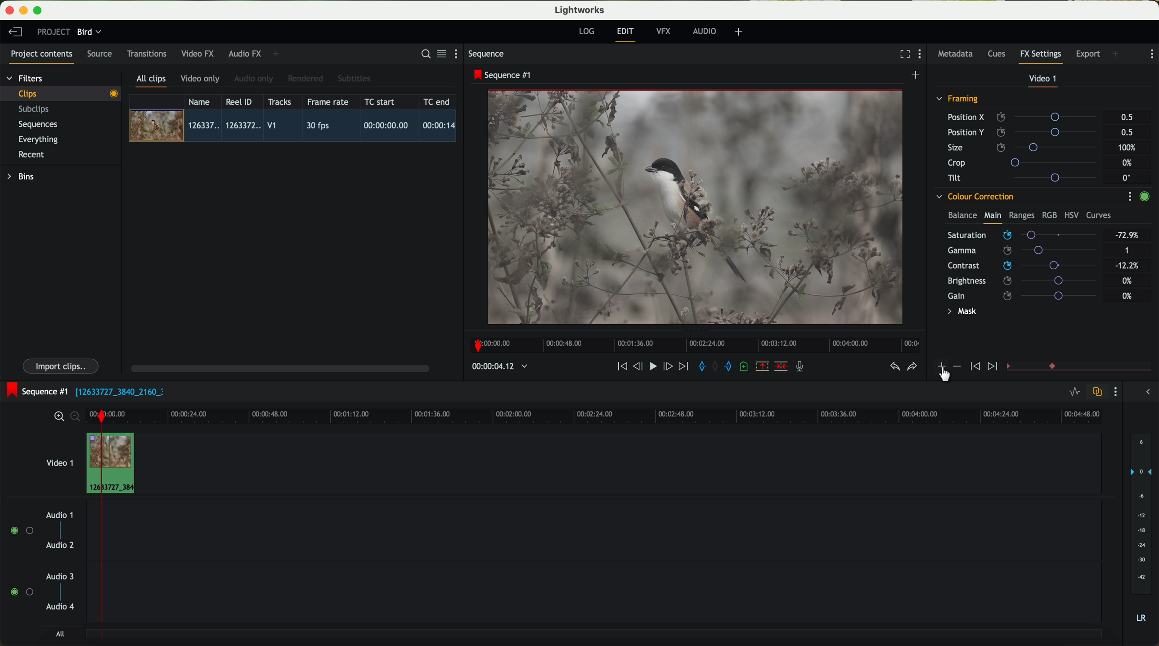 This screenshot has width=1159, height=646. I want to click on clips, so click(61, 93).